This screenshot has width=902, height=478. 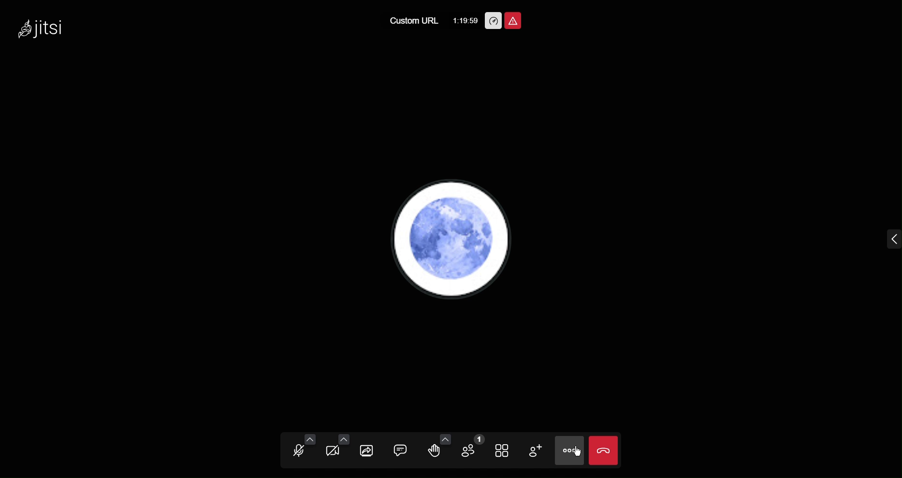 I want to click on Close Call, so click(x=603, y=450).